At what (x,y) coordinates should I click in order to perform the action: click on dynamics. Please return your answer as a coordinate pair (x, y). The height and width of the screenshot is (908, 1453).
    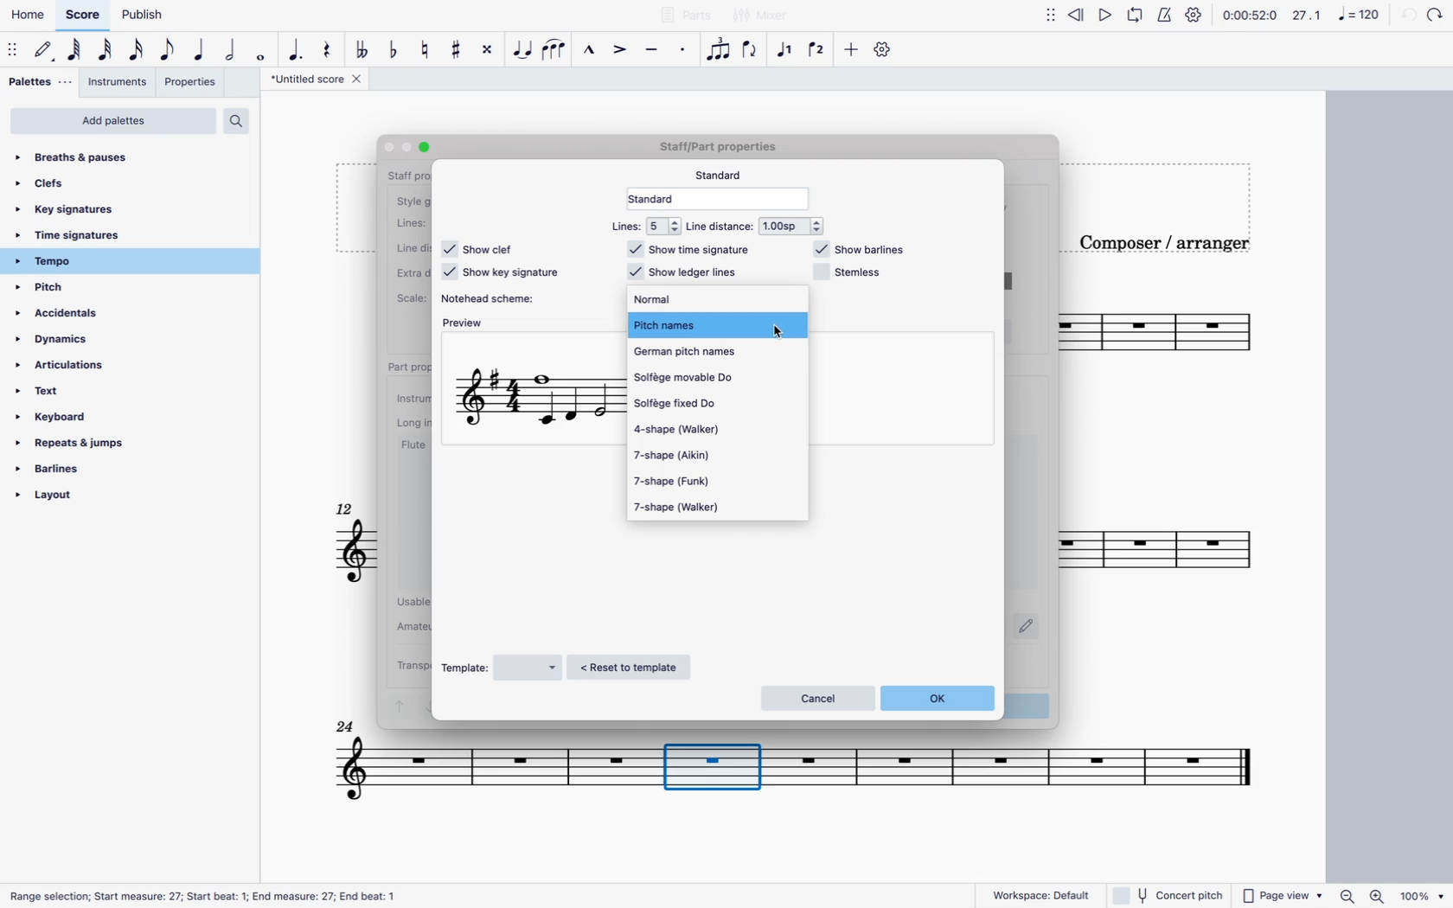
    Looking at the image, I should click on (63, 340).